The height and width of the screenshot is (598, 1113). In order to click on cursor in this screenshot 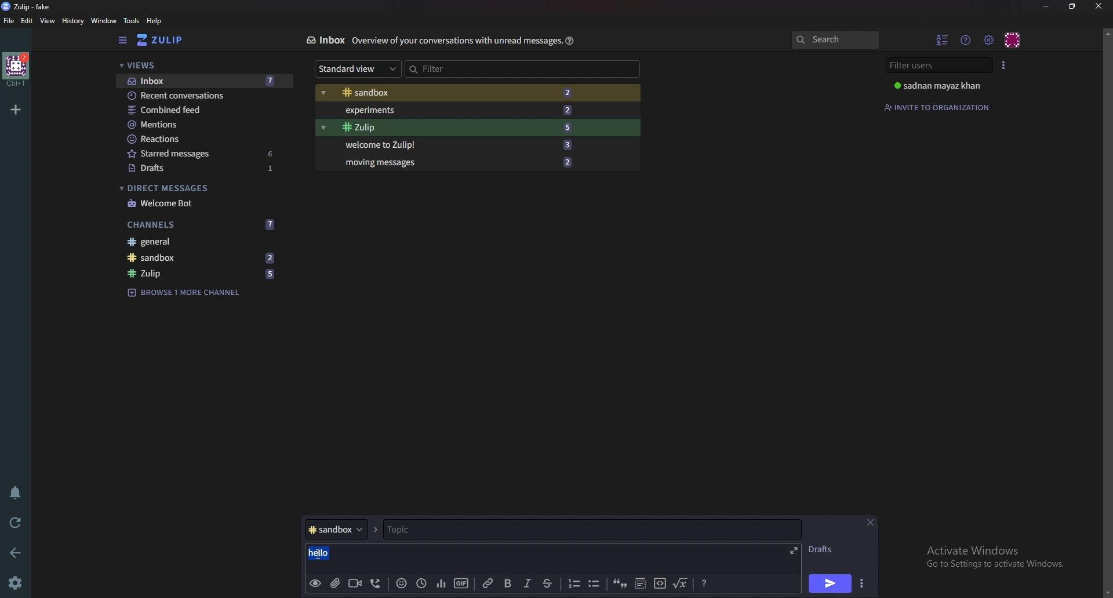, I will do `click(322, 552)`.